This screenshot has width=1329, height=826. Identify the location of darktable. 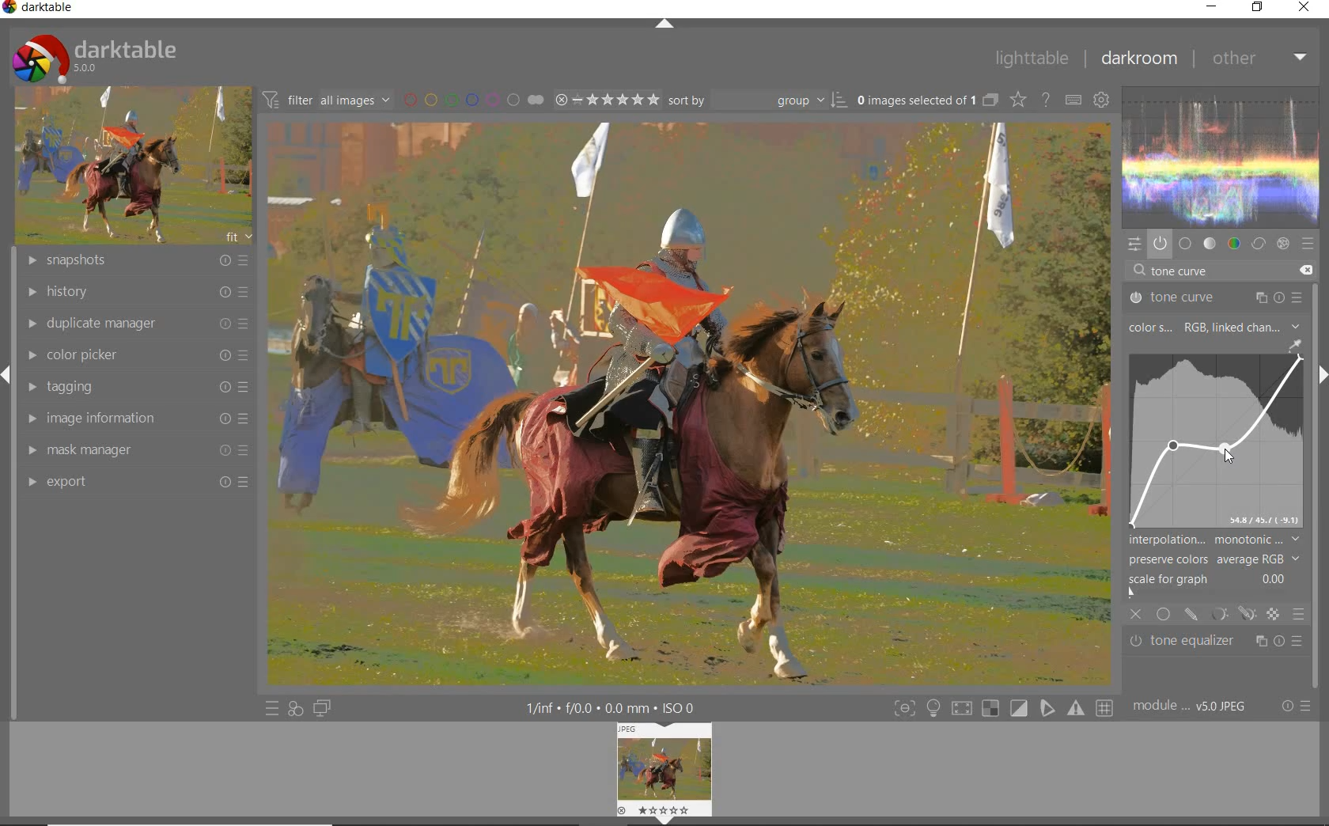
(93, 55).